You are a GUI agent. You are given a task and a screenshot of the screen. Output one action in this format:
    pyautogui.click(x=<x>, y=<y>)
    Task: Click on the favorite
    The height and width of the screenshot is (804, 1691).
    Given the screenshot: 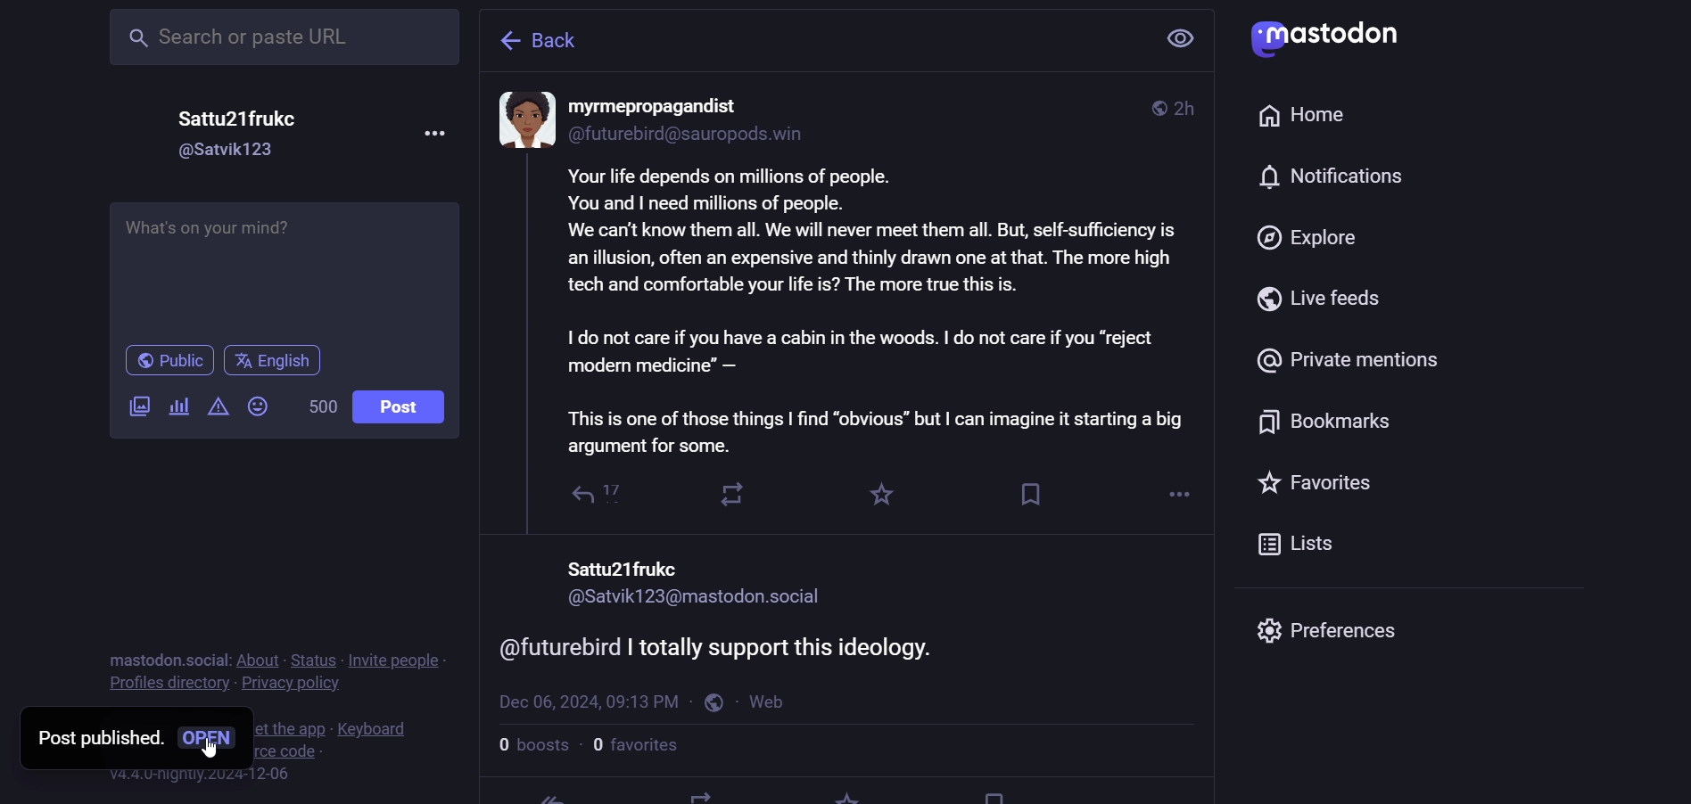 What is the action you would take?
    pyautogui.click(x=878, y=494)
    